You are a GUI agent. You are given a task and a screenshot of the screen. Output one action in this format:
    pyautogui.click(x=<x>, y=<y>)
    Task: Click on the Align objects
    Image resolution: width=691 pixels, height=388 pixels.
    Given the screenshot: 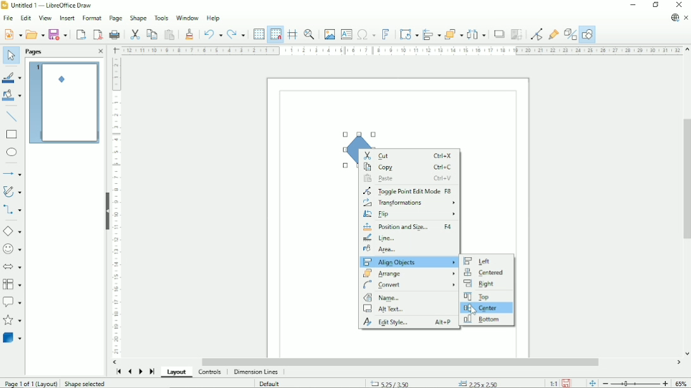 What is the action you would take?
    pyautogui.click(x=409, y=262)
    